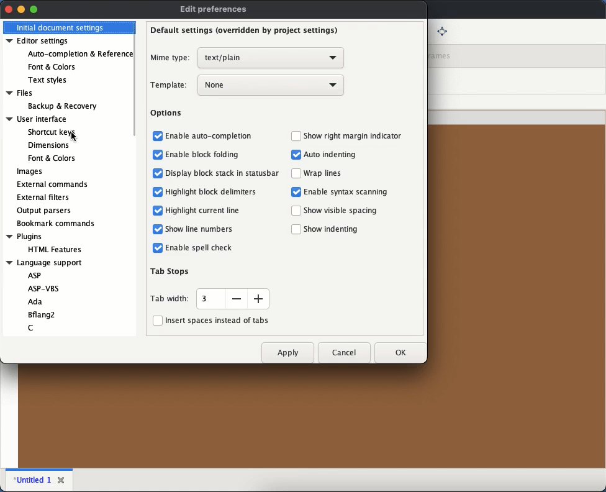  Describe the element at coordinates (37, 119) in the screenshot. I see `user interface` at that location.